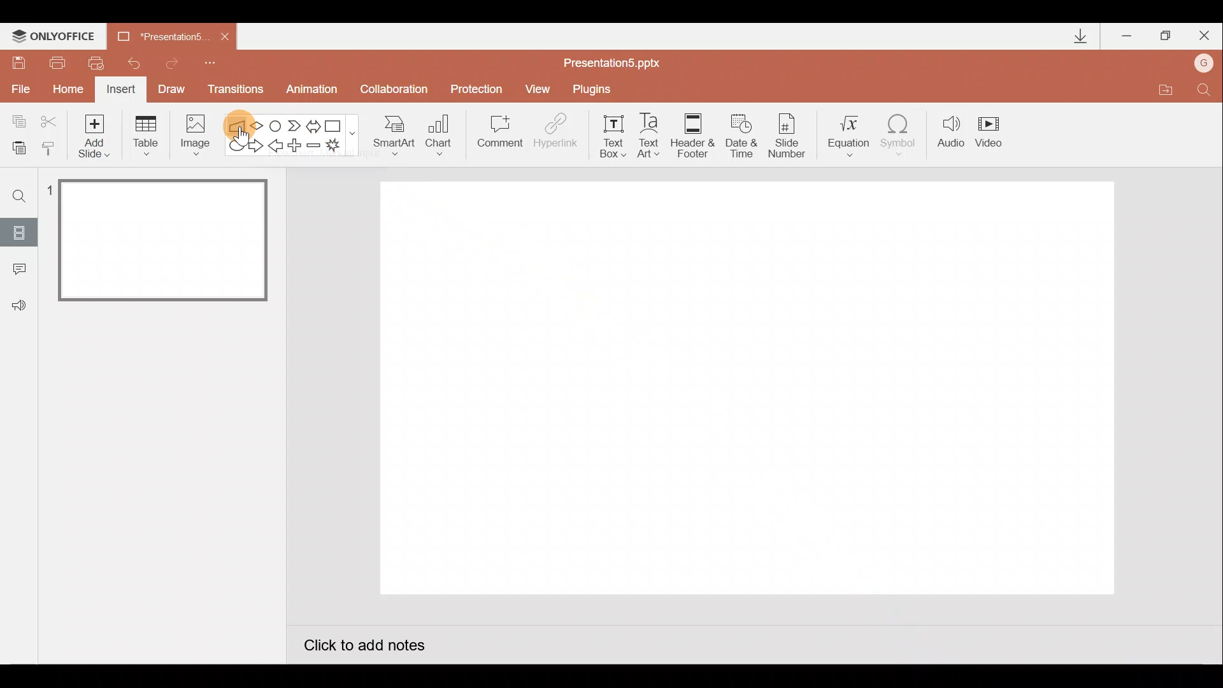 The image size is (1223, 688). Describe the element at coordinates (18, 61) in the screenshot. I see `Save` at that location.